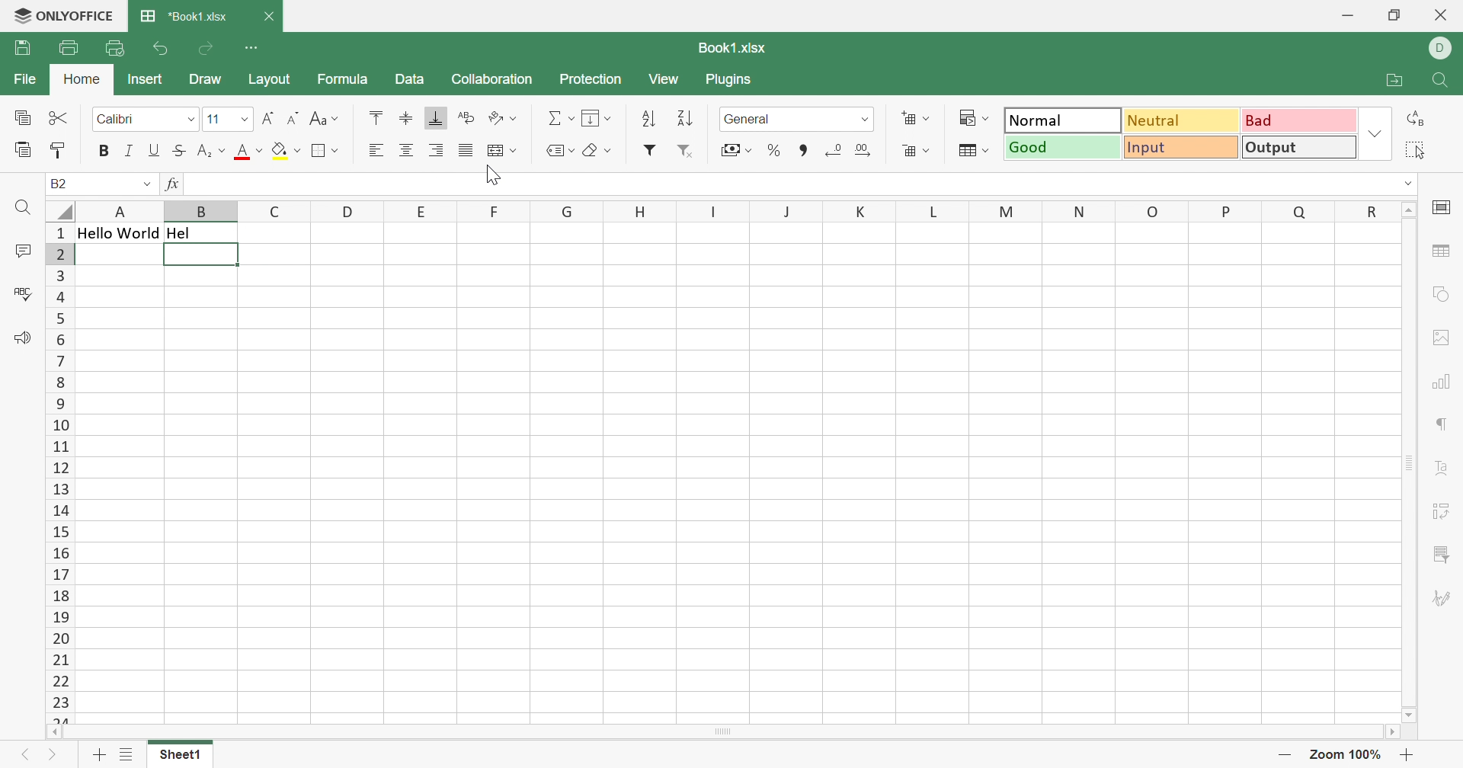 This screenshot has height=768, width=1463. I want to click on Scroll right, so click(1391, 731).